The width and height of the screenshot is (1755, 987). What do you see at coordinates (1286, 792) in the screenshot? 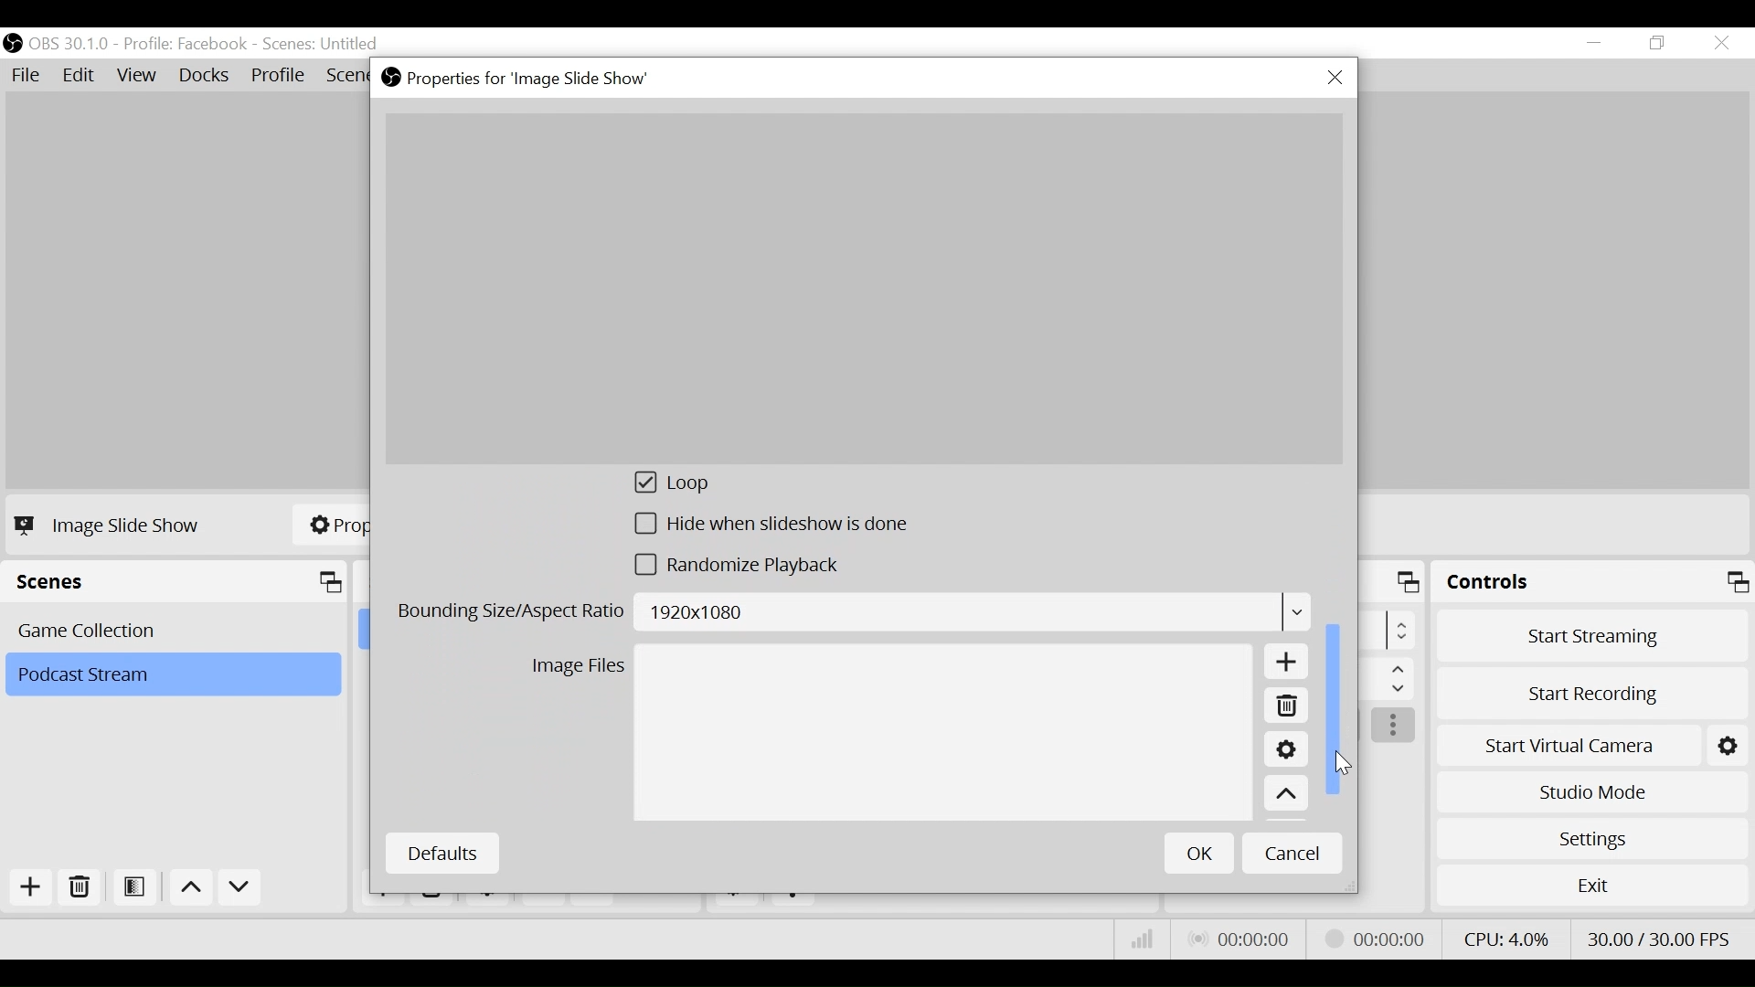
I see `Move up` at bounding box center [1286, 792].